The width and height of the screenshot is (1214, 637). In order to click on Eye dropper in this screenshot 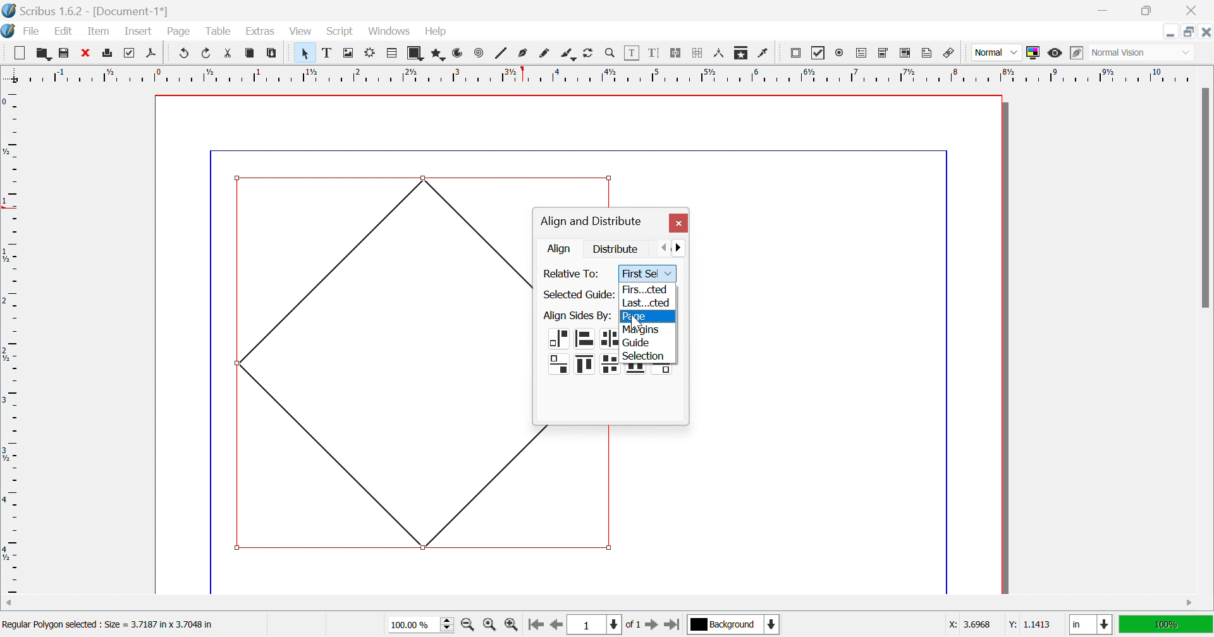, I will do `click(764, 53)`.